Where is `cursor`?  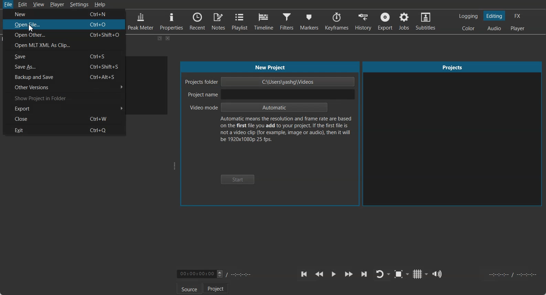 cursor is located at coordinates (31, 27).